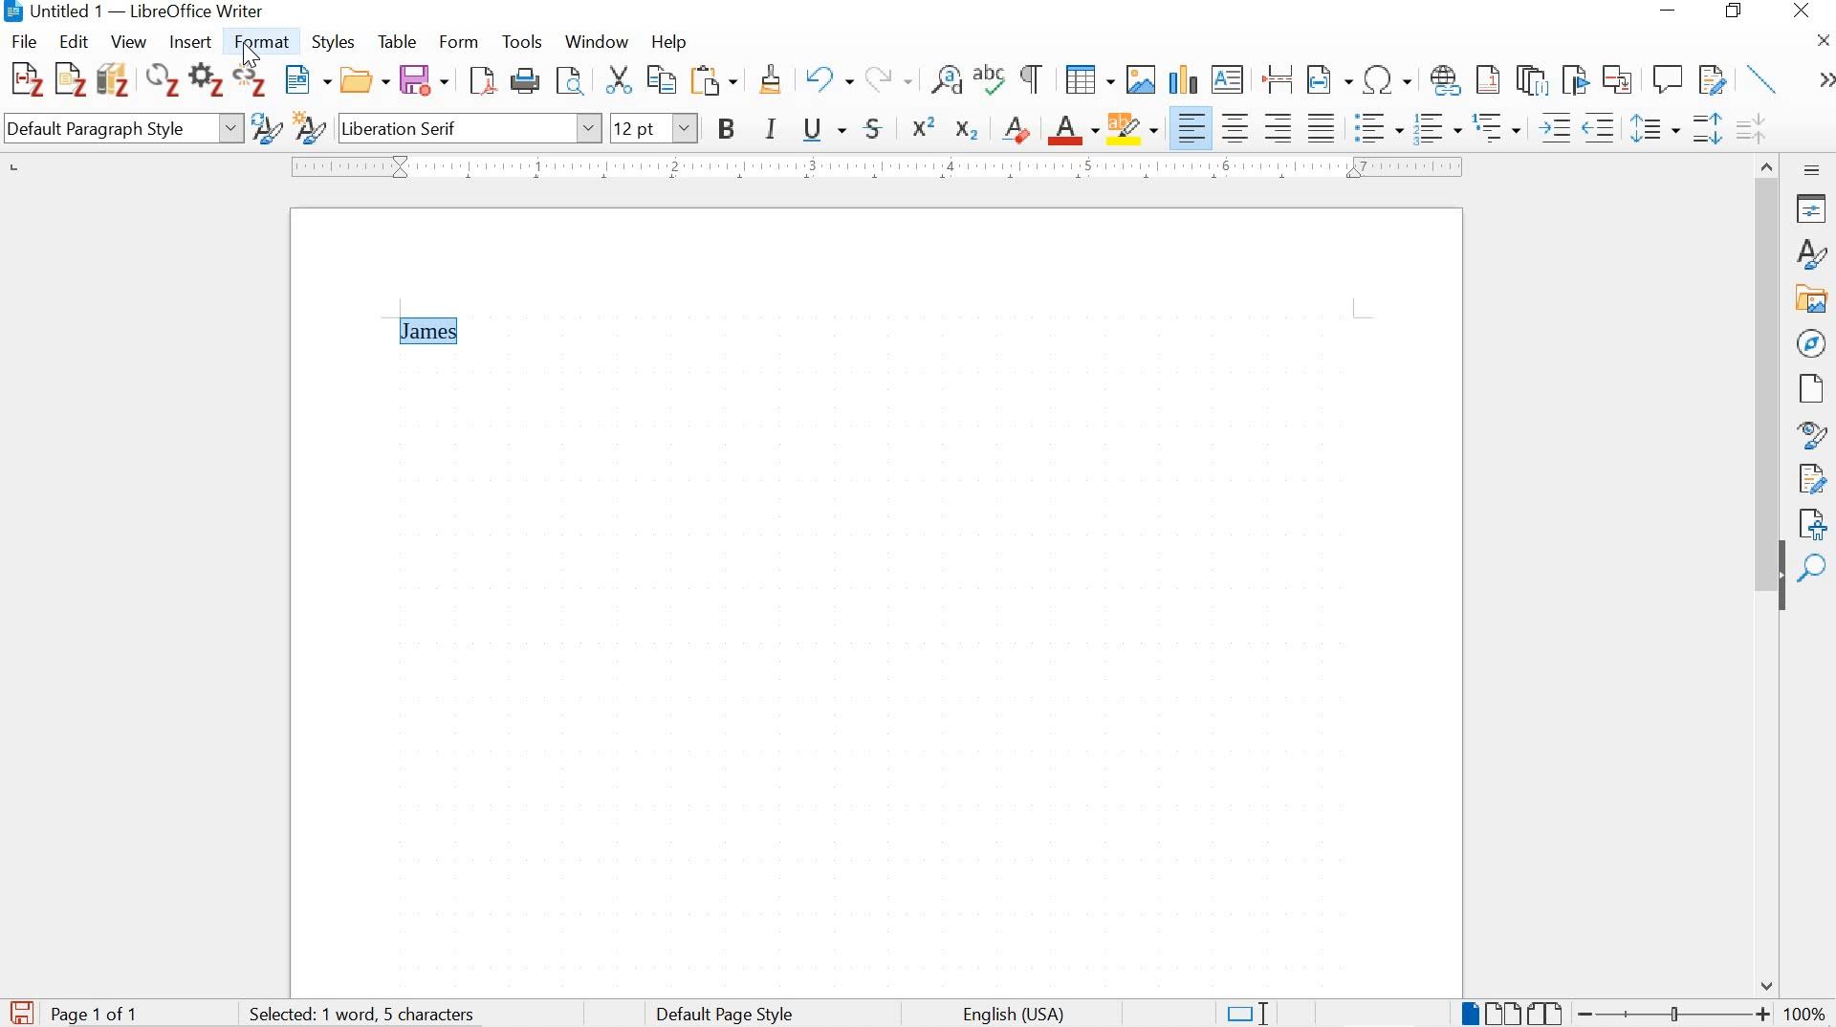 The image size is (1836, 1027). Describe the element at coordinates (1502, 1013) in the screenshot. I see `multiple page view` at that location.